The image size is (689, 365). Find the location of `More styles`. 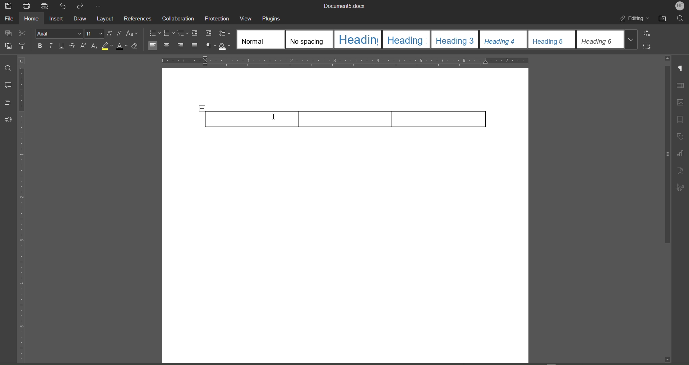

More styles is located at coordinates (631, 39).